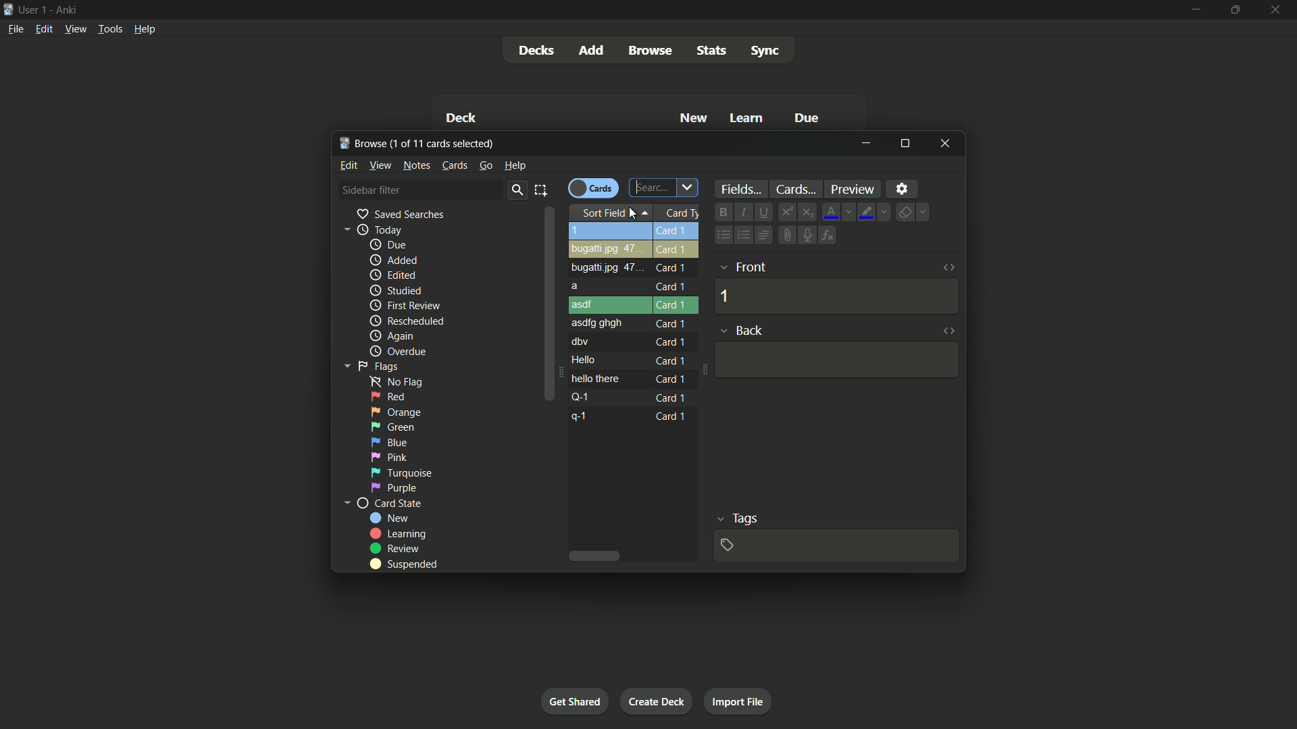 The height and width of the screenshot is (729, 1297). I want to click on blue, so click(388, 442).